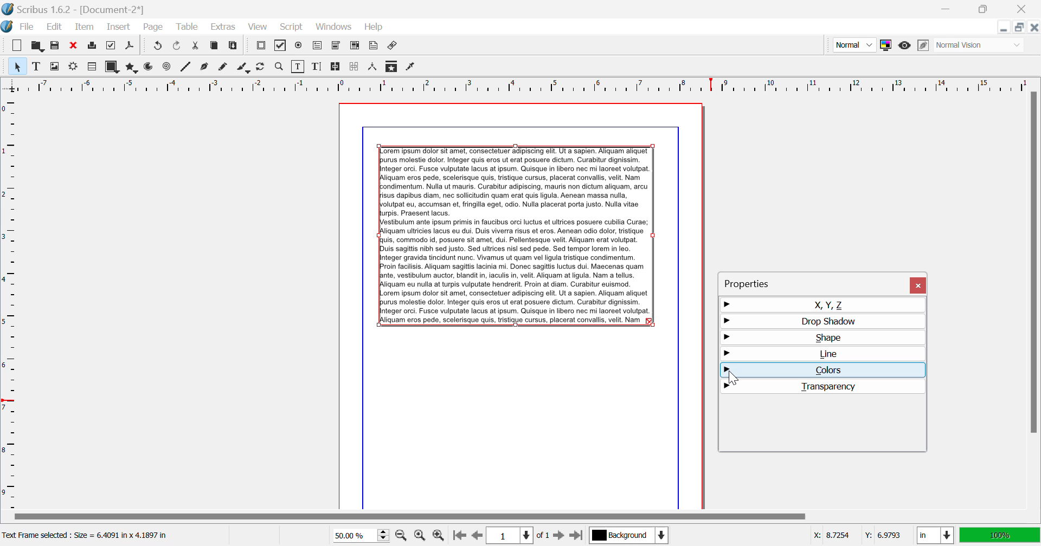 This screenshot has height=546, width=1041. Describe the element at coordinates (52, 27) in the screenshot. I see `Edit` at that location.